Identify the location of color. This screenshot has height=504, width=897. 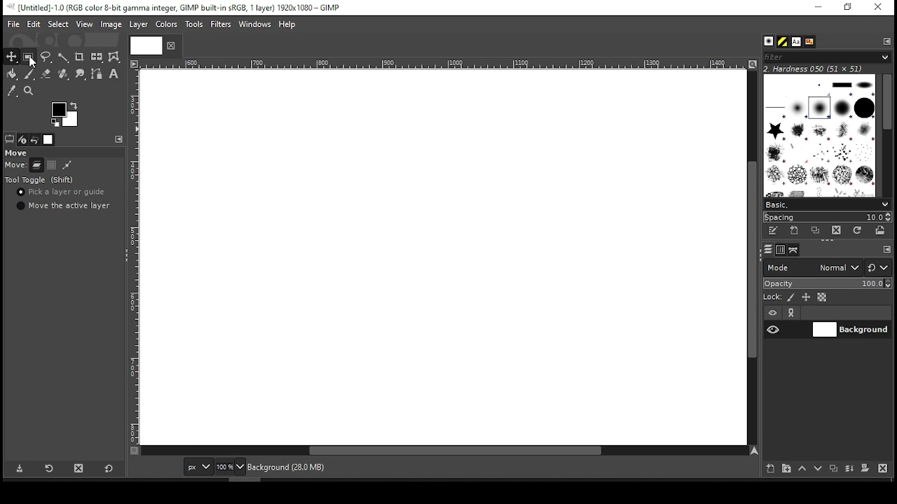
(167, 24).